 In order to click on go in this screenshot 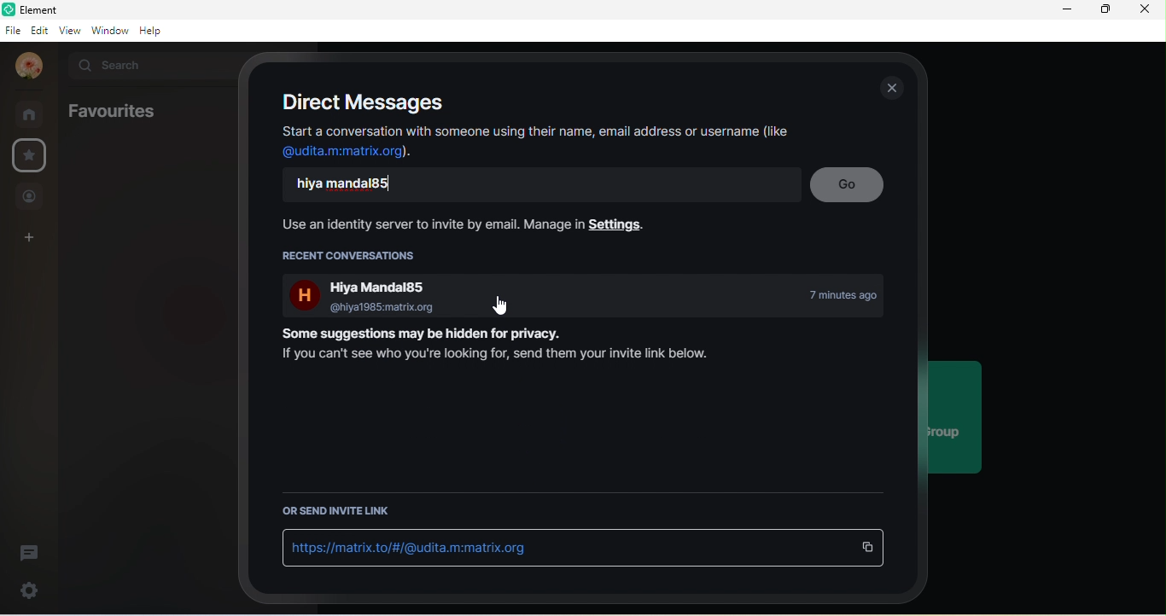, I will do `click(848, 185)`.